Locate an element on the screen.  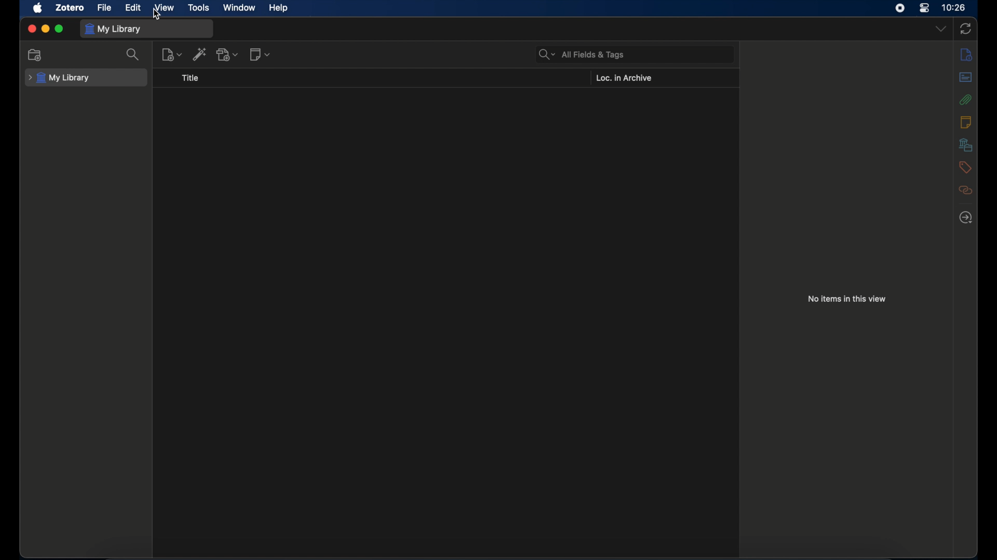
file is located at coordinates (105, 8).